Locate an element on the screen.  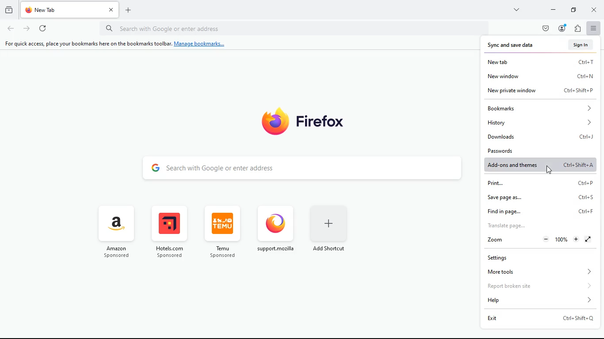
maximize is located at coordinates (573, 10).